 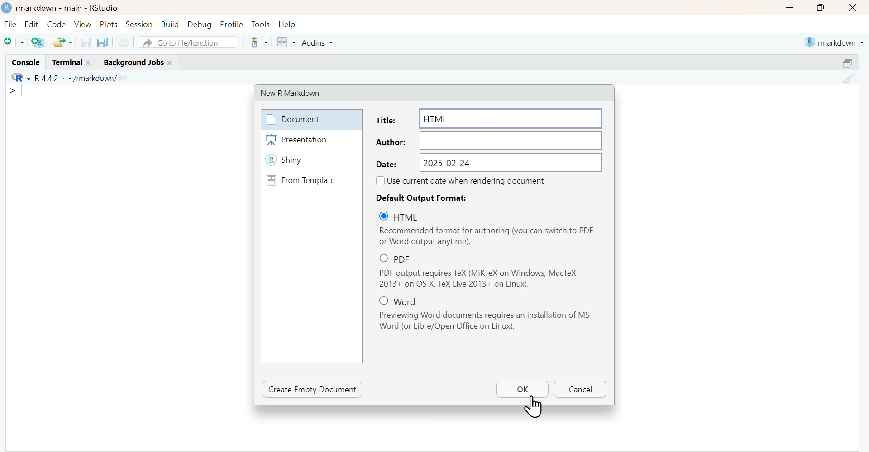 What do you see at coordinates (140, 24) in the screenshot?
I see `Session` at bounding box center [140, 24].